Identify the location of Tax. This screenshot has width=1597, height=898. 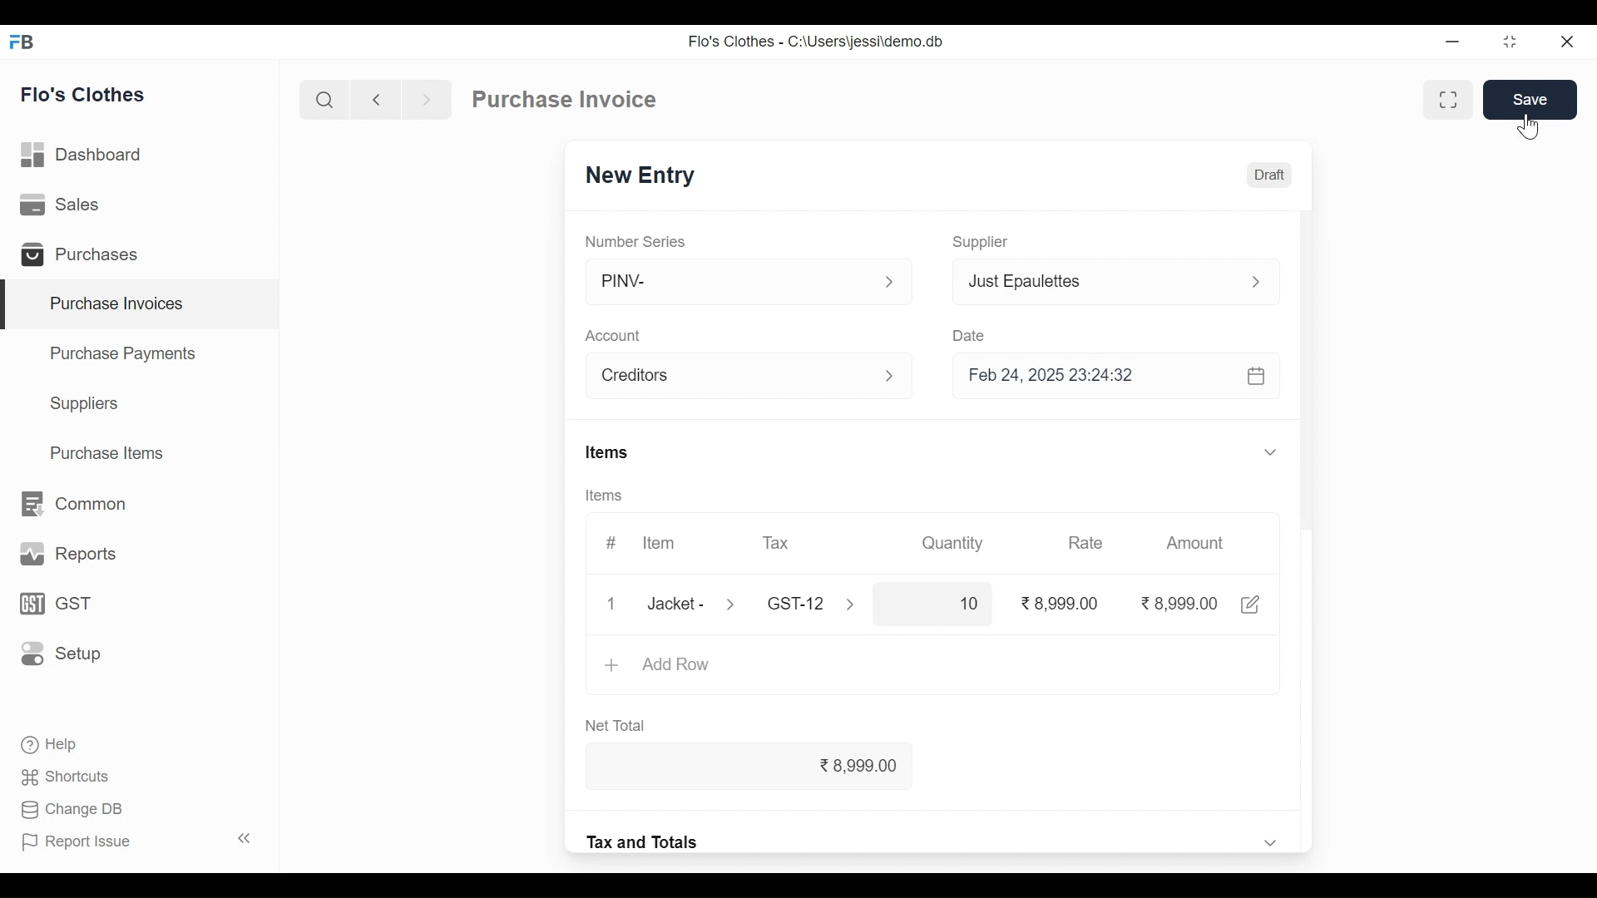
(799, 603).